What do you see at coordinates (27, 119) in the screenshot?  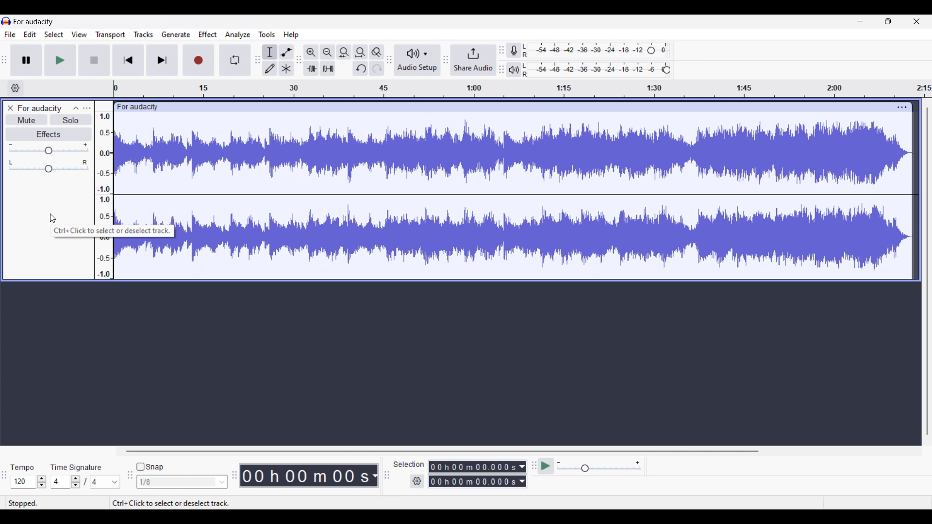 I see `Mute` at bounding box center [27, 119].